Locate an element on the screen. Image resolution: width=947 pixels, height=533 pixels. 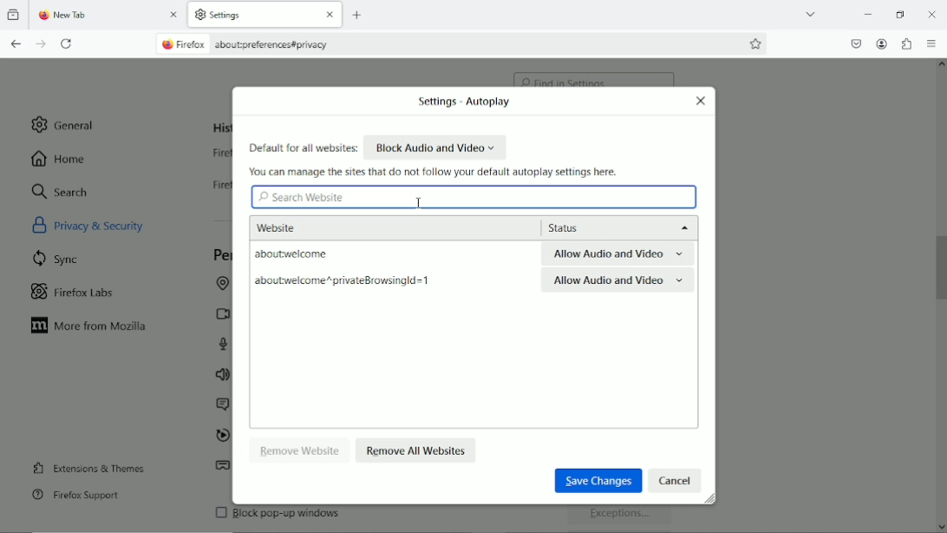
more from mozilla is located at coordinates (90, 326).